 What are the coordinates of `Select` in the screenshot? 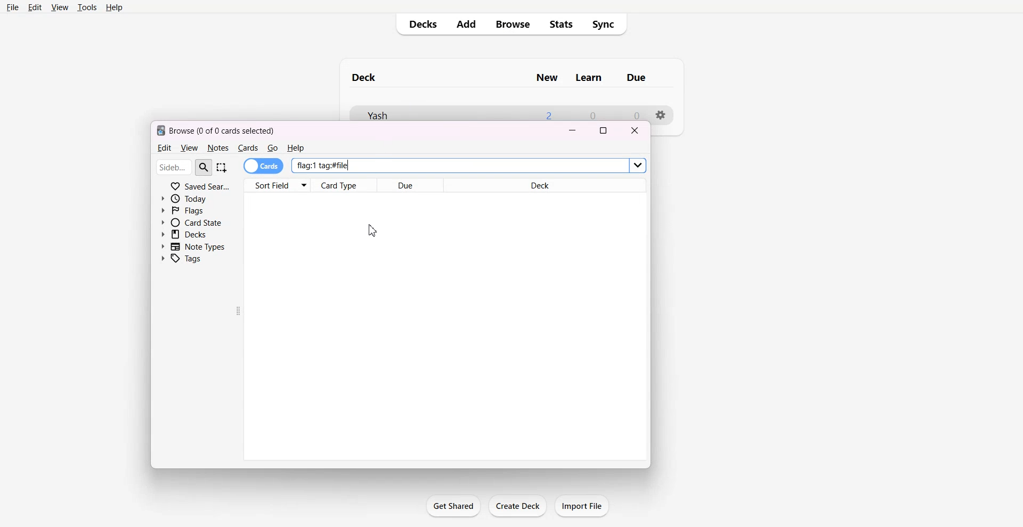 It's located at (225, 168).